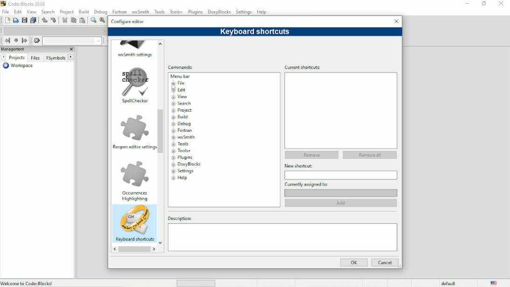 The width and height of the screenshot is (510, 287). Describe the element at coordinates (24, 20) in the screenshot. I see `Save` at that location.